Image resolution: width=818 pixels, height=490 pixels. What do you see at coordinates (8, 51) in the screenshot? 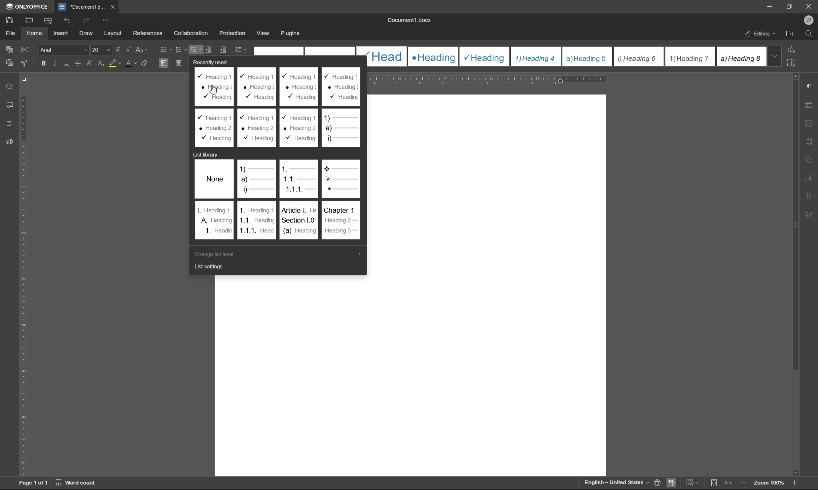
I see `caopy` at bounding box center [8, 51].